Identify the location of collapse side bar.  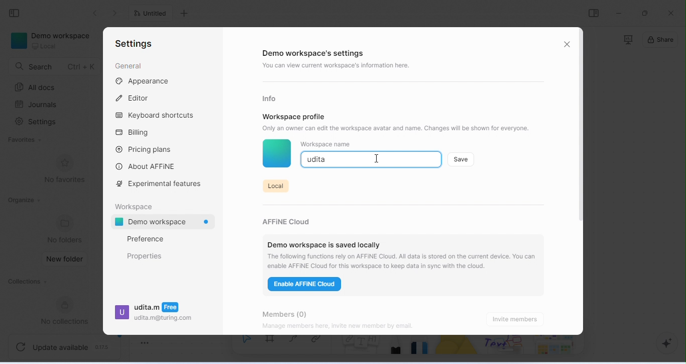
(17, 14).